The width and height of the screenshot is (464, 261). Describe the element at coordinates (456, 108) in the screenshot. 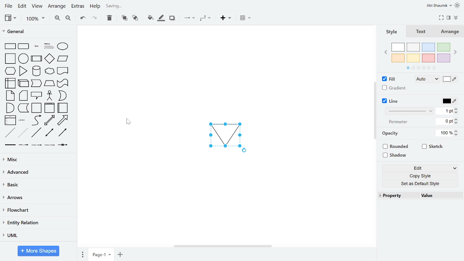

I see `increase line width` at that location.